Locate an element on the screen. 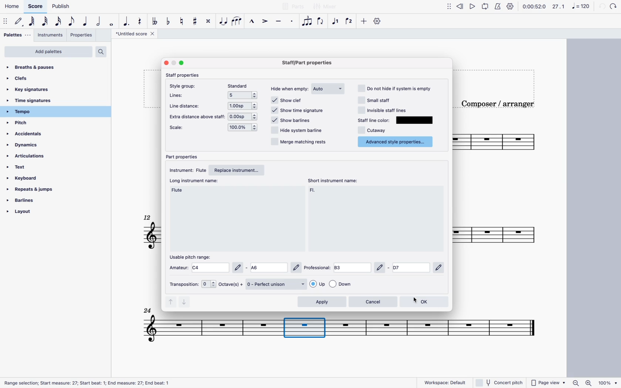 The image size is (621, 388). back is located at coordinates (601, 7).